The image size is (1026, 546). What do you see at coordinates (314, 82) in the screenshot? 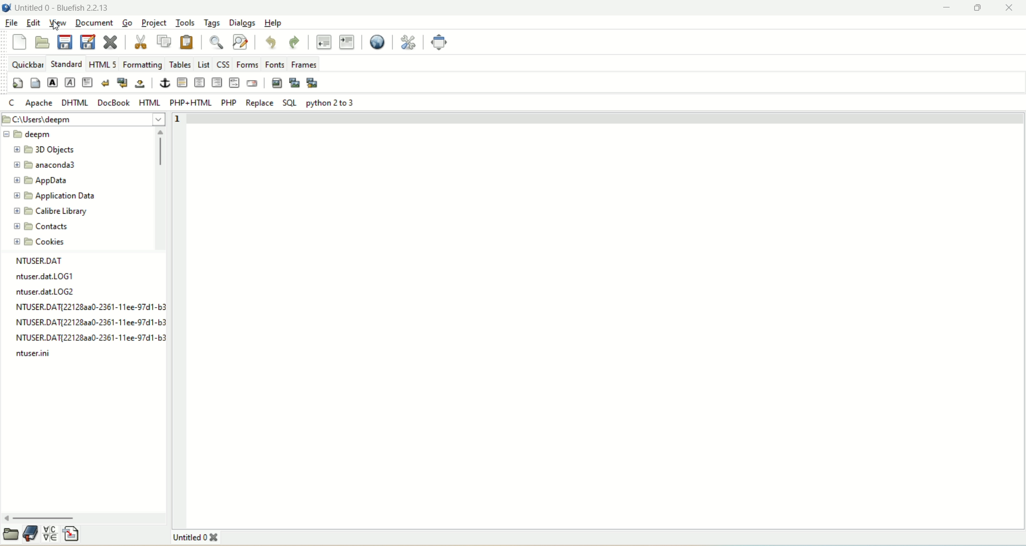
I see `multi-thumbnail` at bounding box center [314, 82].